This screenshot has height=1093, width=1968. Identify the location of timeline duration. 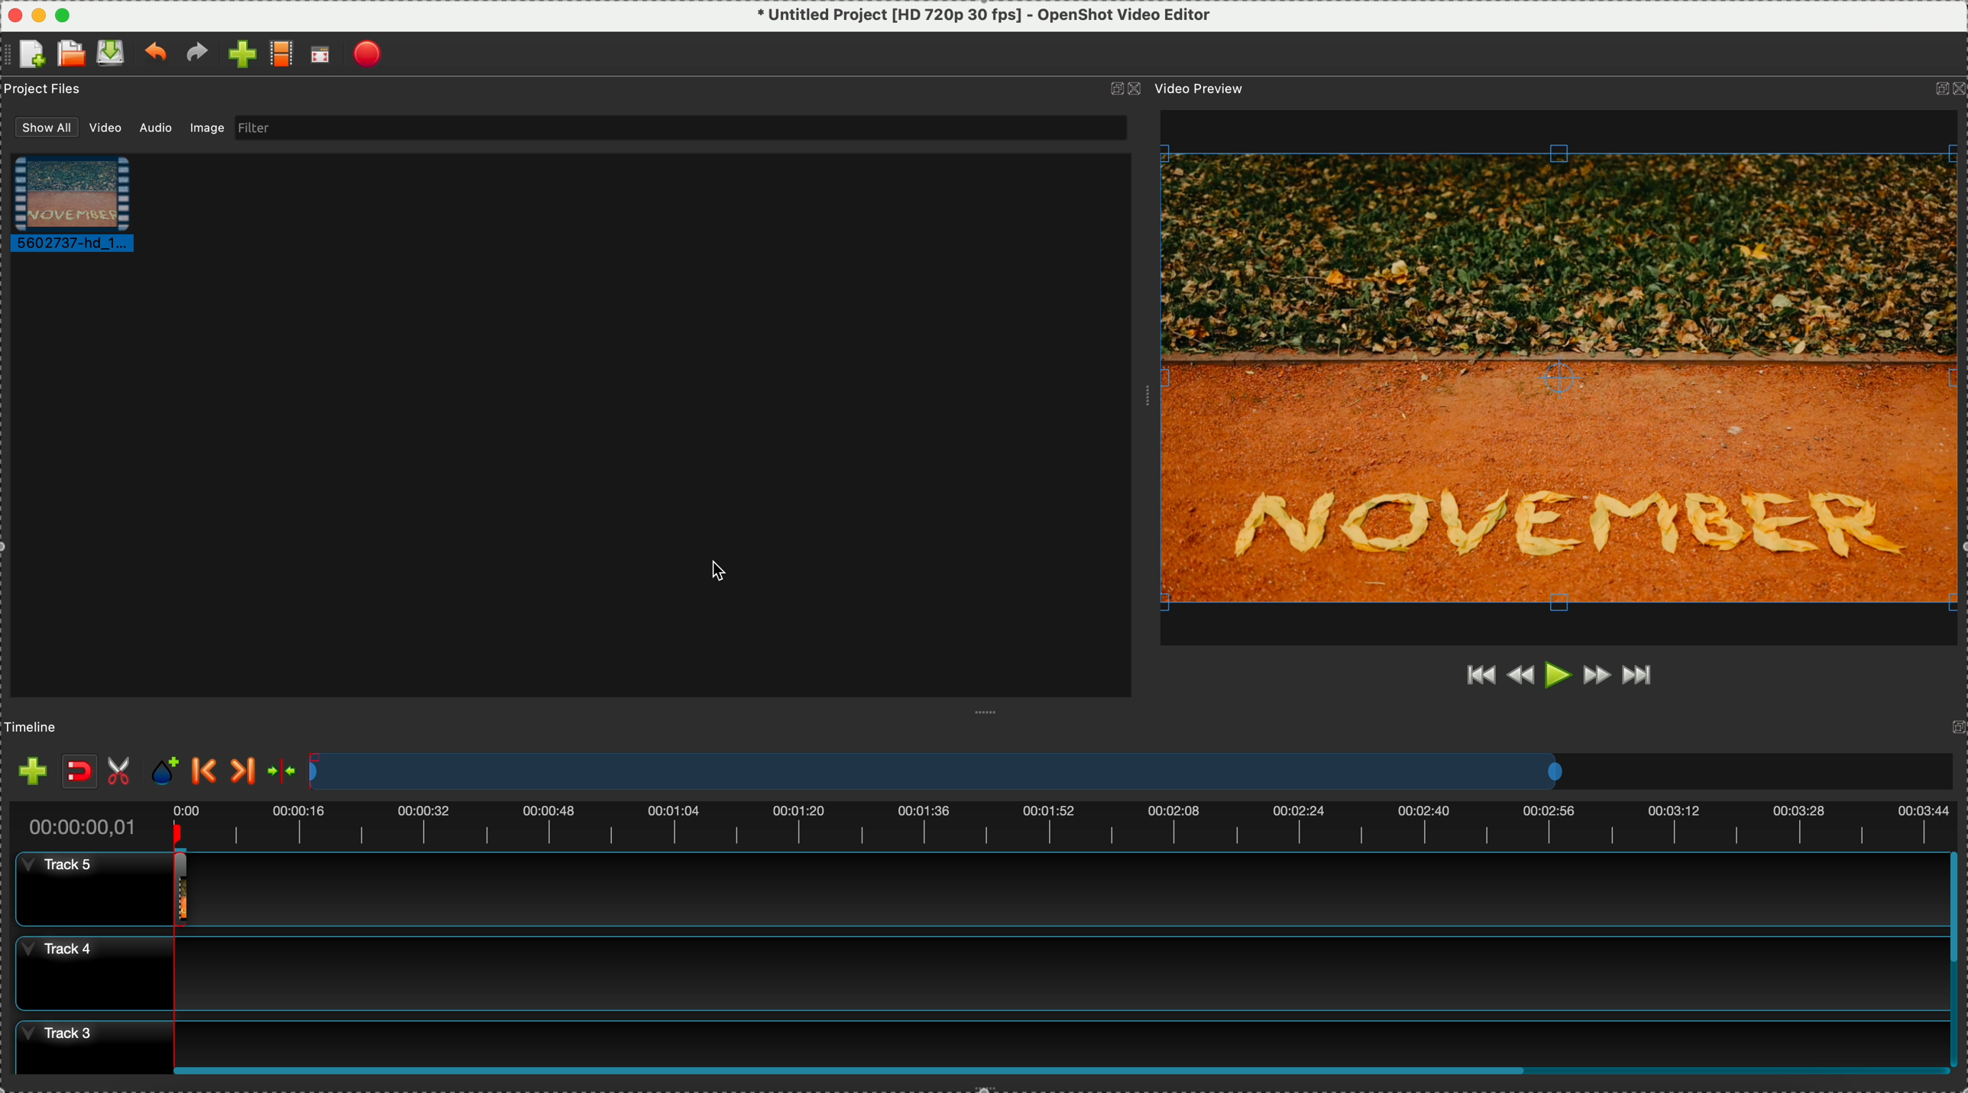
(979, 821).